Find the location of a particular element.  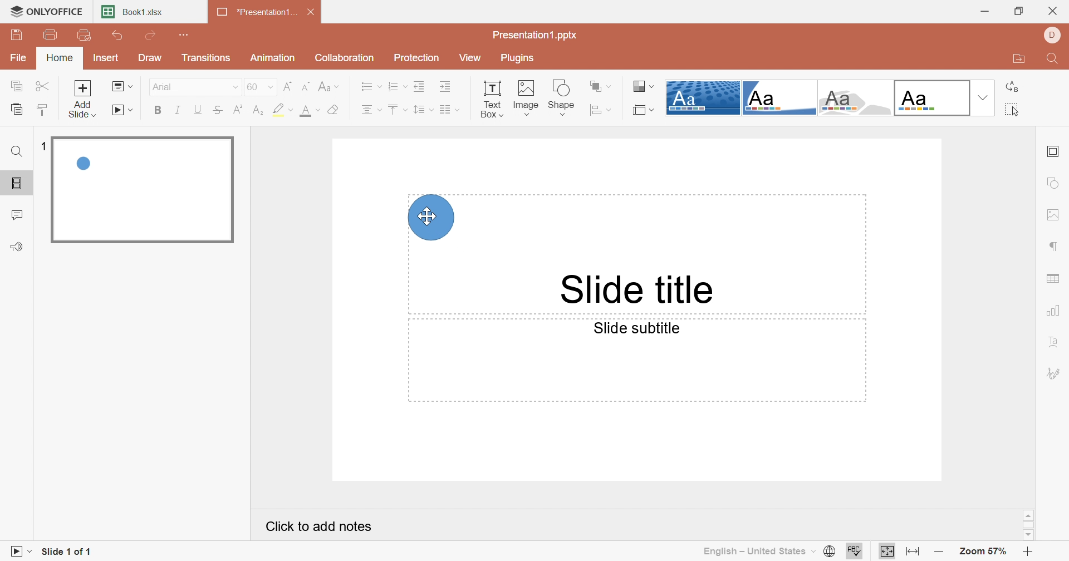

Start slideshow is located at coordinates (124, 110).